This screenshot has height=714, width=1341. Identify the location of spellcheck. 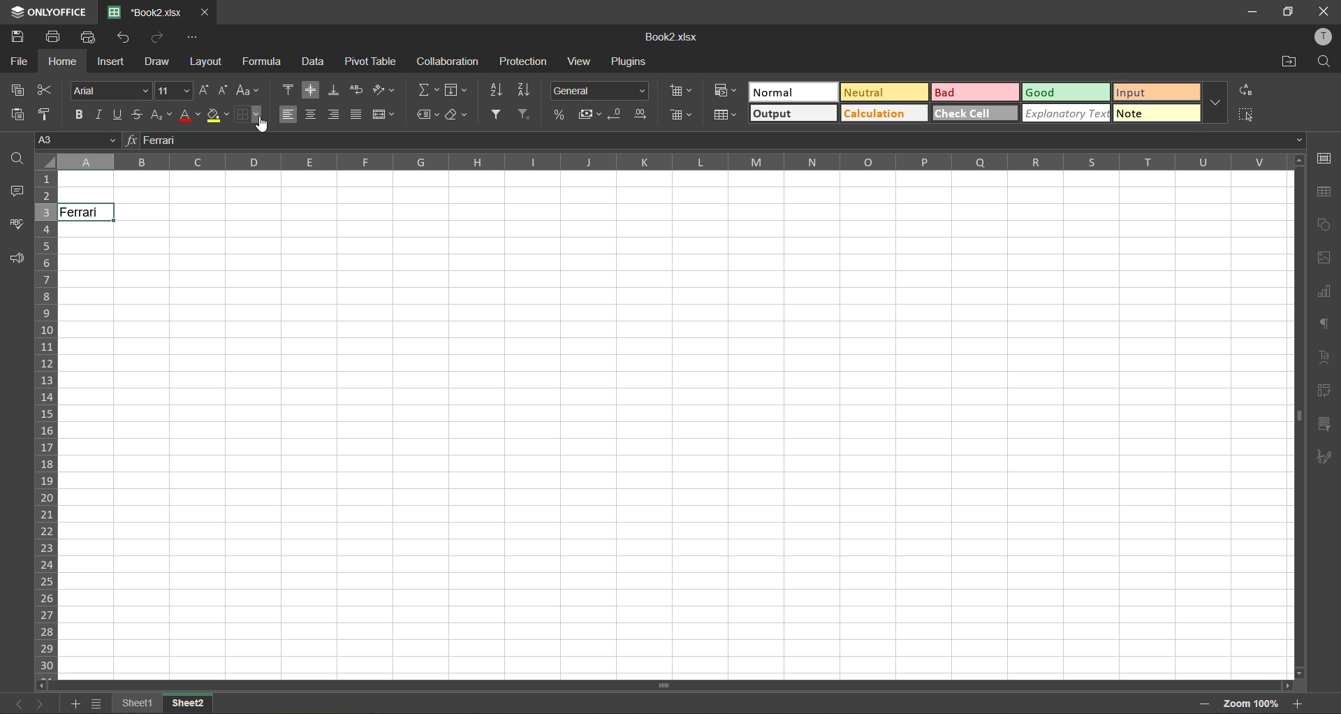
(17, 224).